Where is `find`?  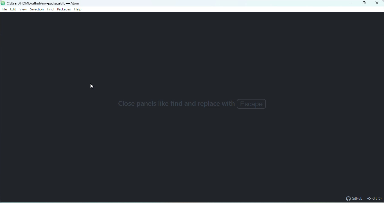
find is located at coordinates (50, 9).